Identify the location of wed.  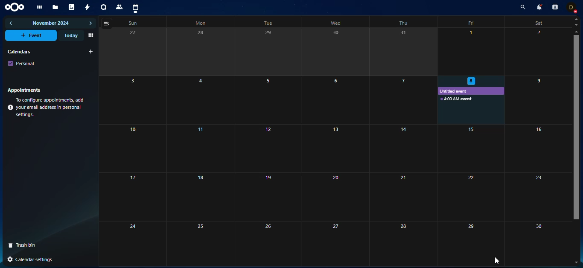
(336, 22).